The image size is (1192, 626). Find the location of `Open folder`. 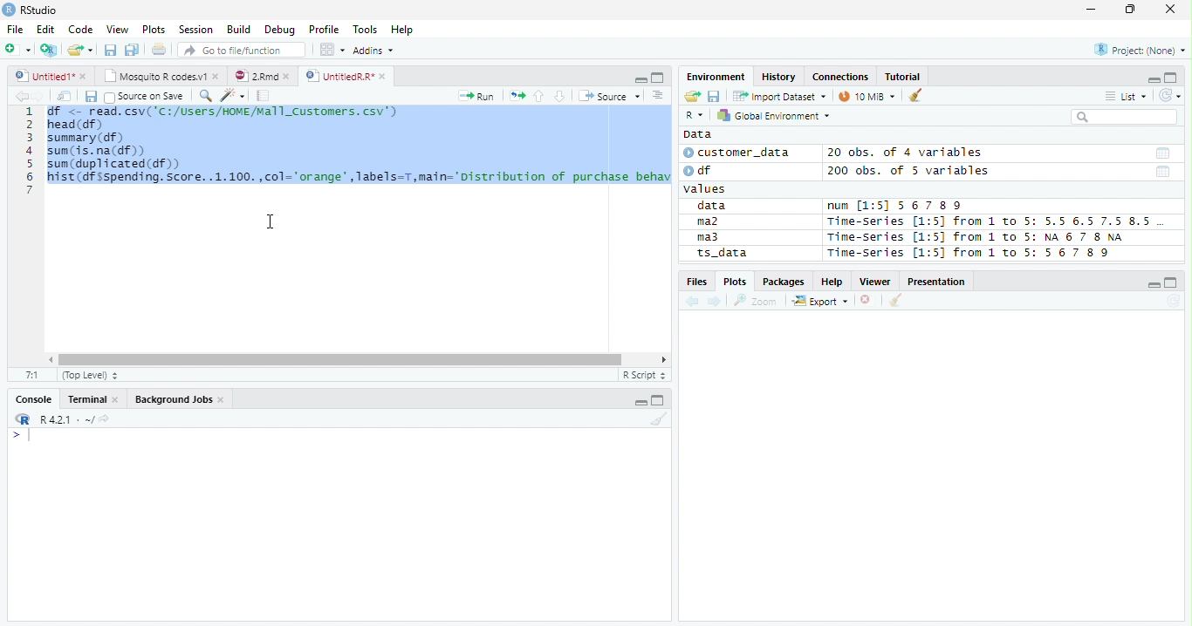

Open folder is located at coordinates (690, 97).